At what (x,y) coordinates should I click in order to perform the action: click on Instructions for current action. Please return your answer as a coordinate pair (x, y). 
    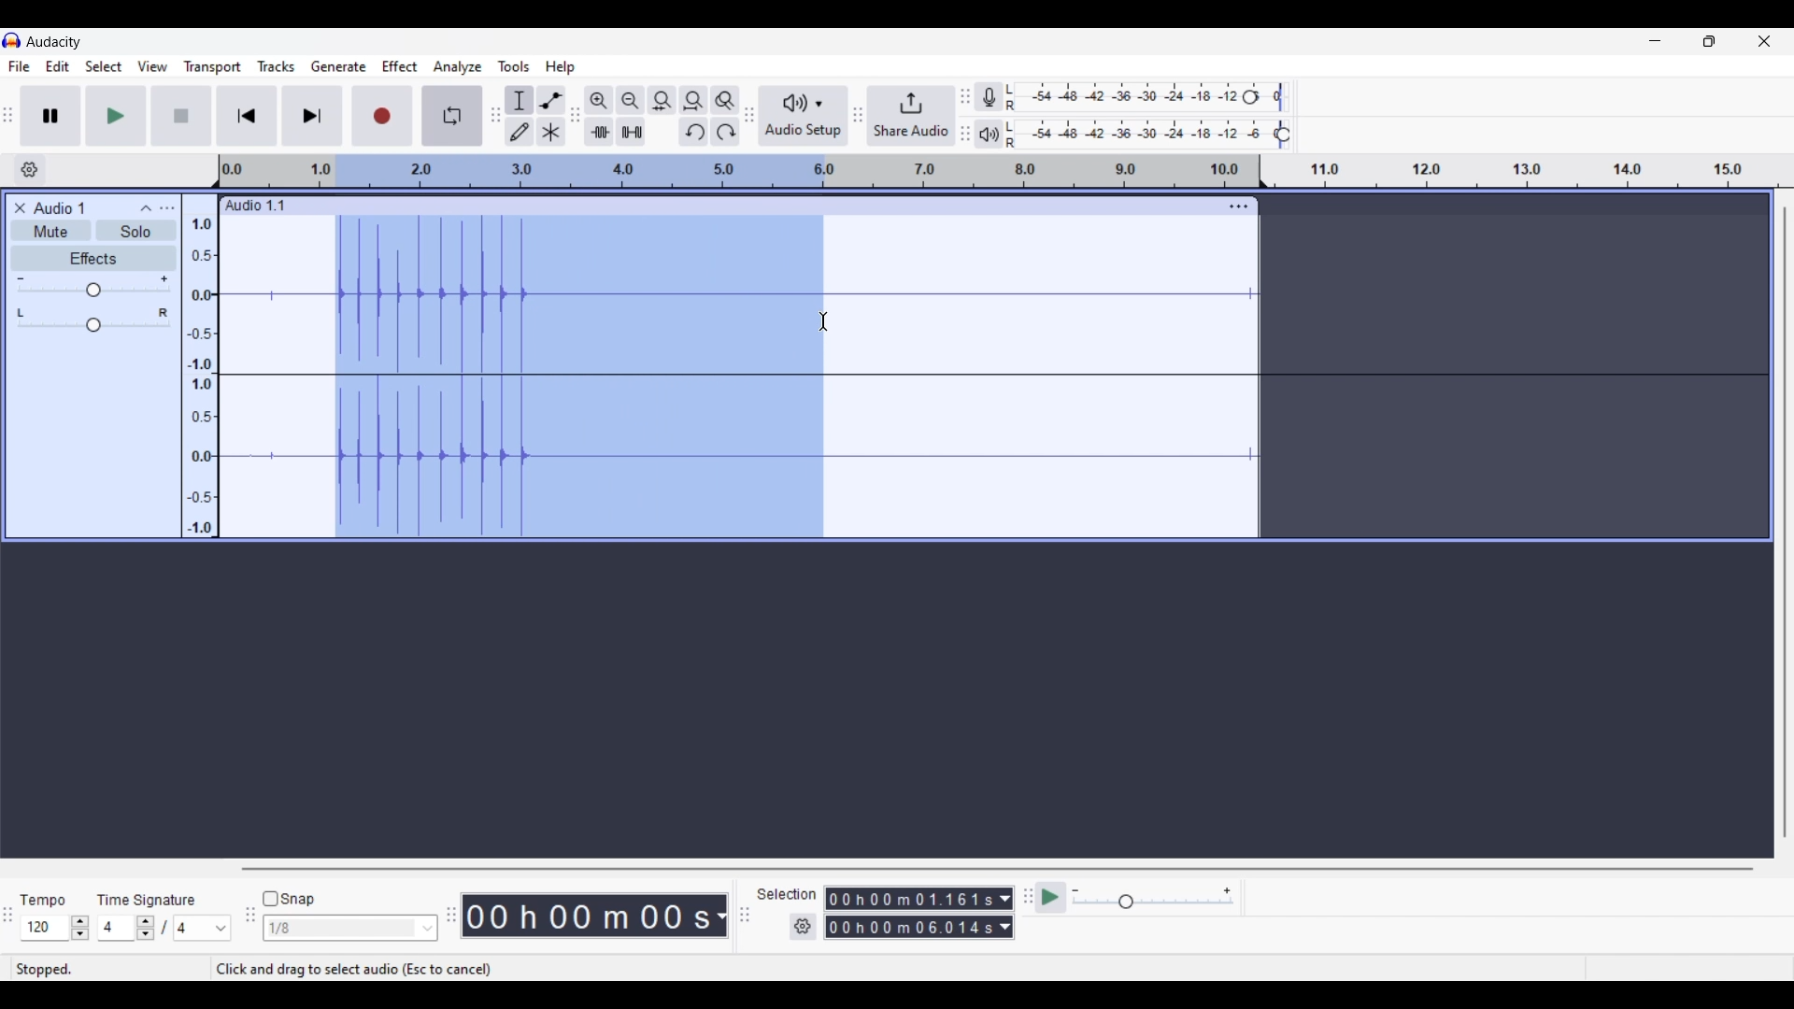
    Looking at the image, I should click on (353, 970).